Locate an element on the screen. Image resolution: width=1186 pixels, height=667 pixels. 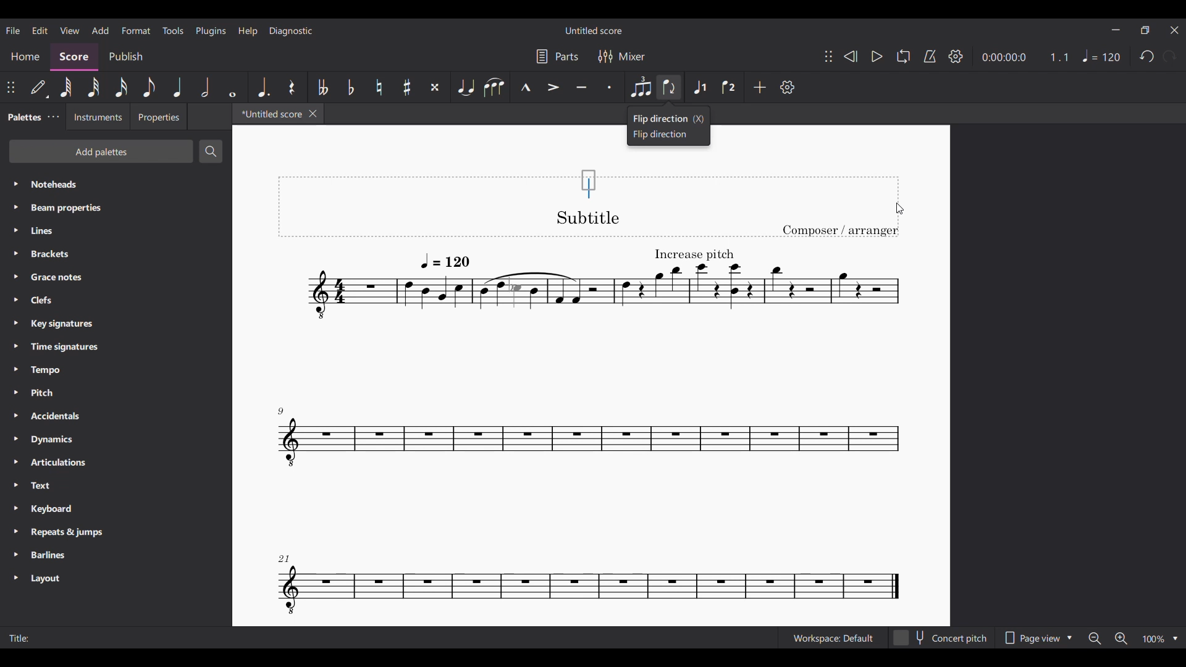
Beam properties is located at coordinates (116, 208).